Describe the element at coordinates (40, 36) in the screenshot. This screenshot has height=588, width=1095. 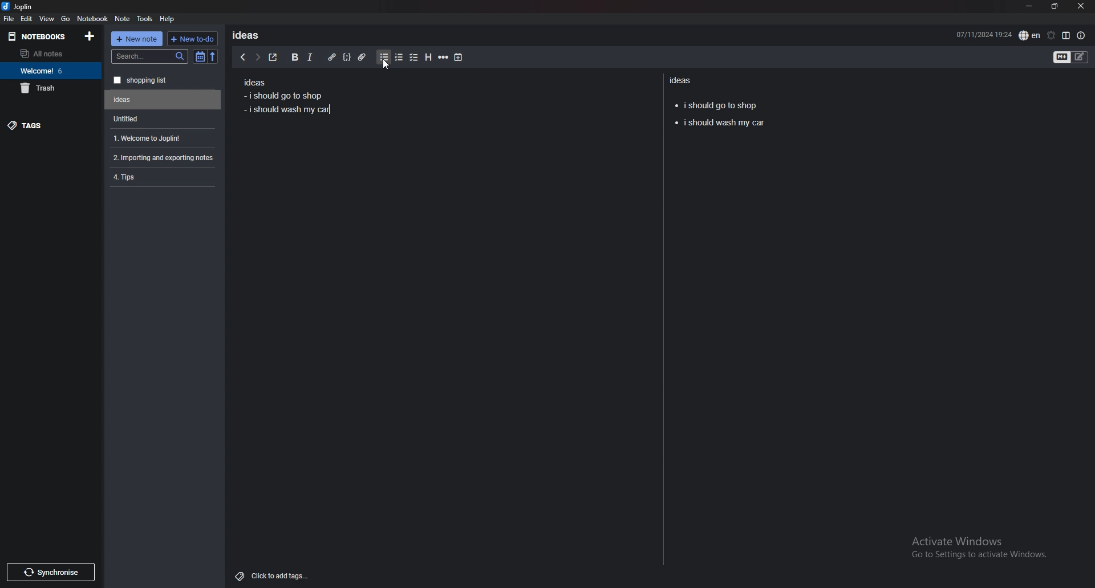
I see `notebooks` at that location.